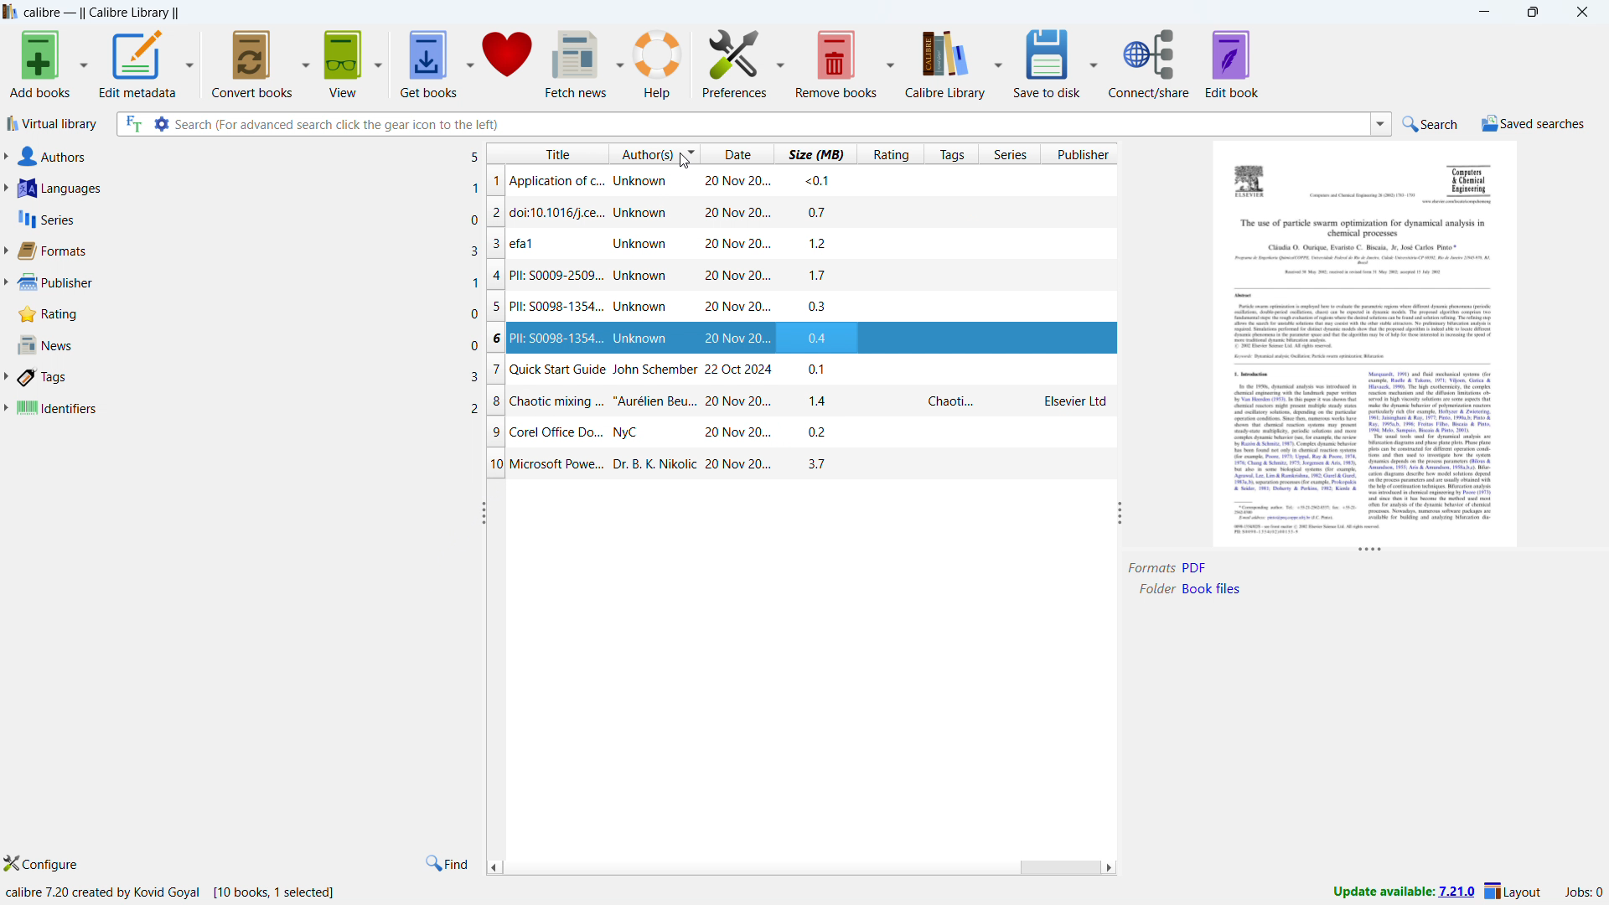  Describe the element at coordinates (1430, 125) in the screenshot. I see `search` at that location.